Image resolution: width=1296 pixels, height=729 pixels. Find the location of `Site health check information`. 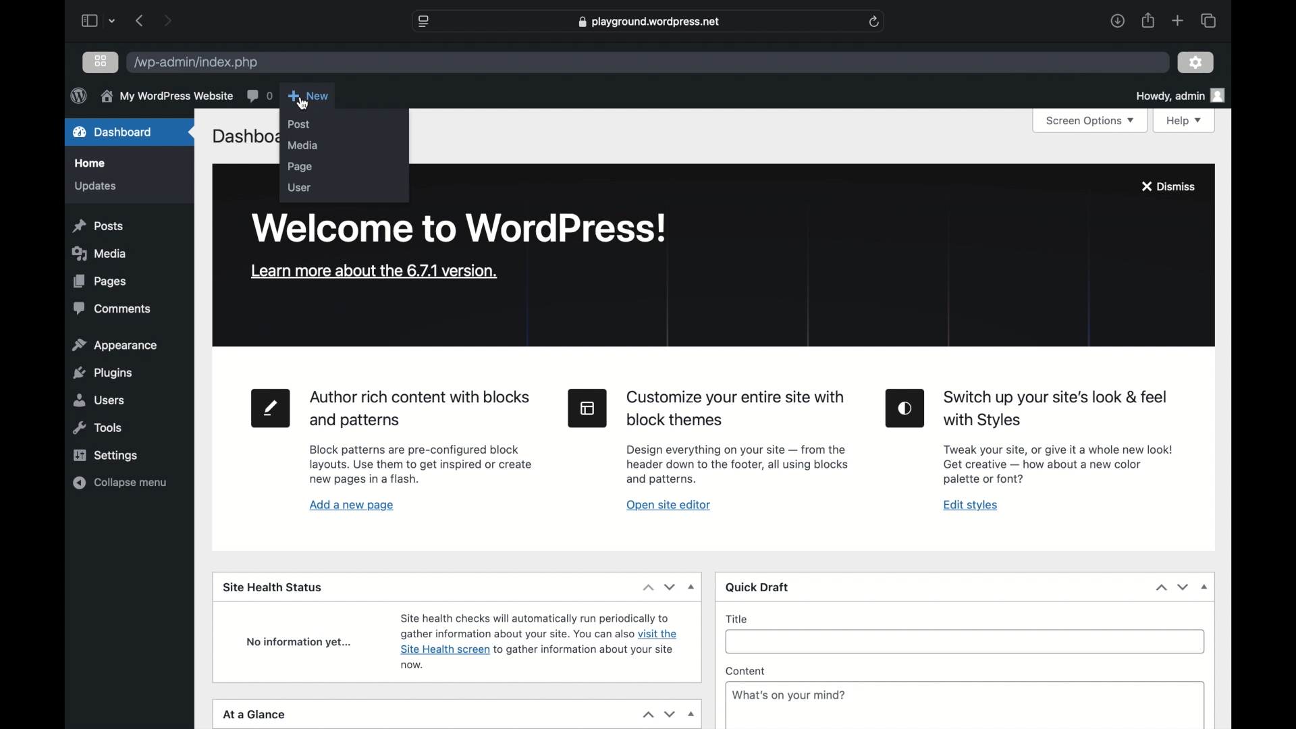

Site health check information is located at coordinates (538, 641).